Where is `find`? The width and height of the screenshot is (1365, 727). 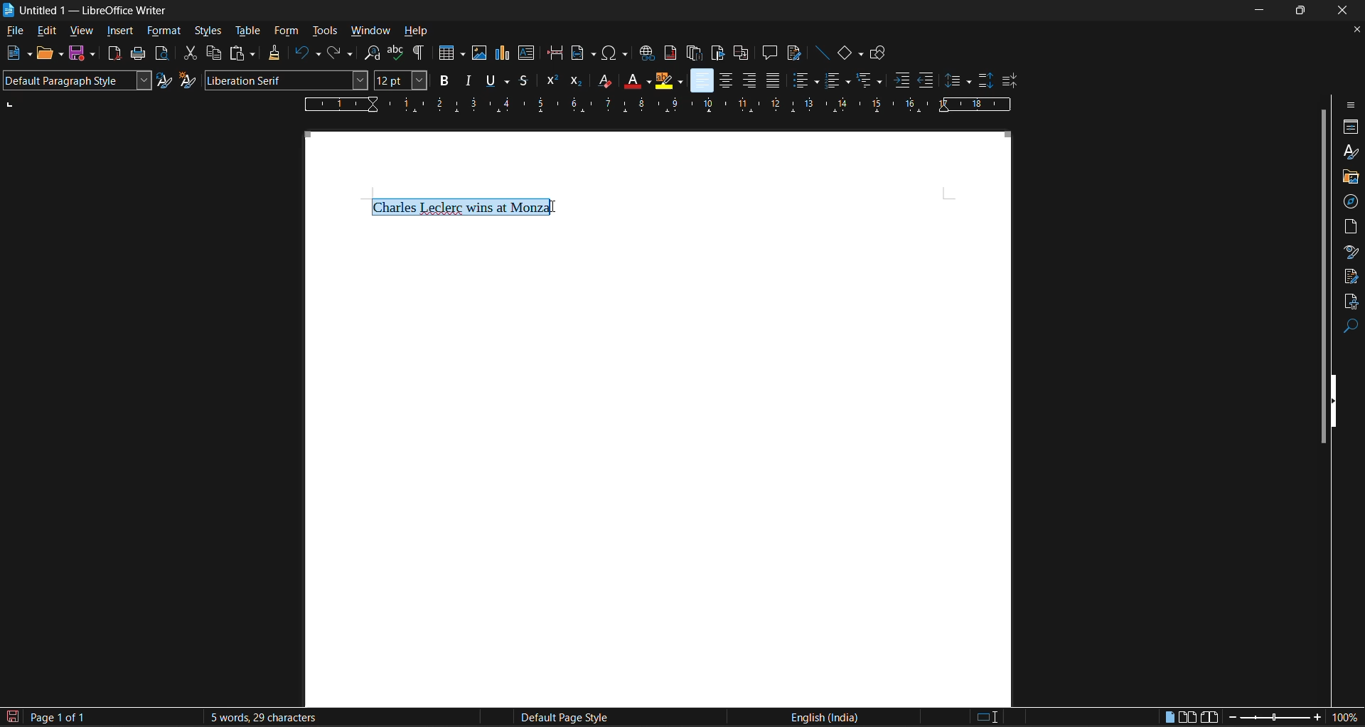
find is located at coordinates (1351, 327).